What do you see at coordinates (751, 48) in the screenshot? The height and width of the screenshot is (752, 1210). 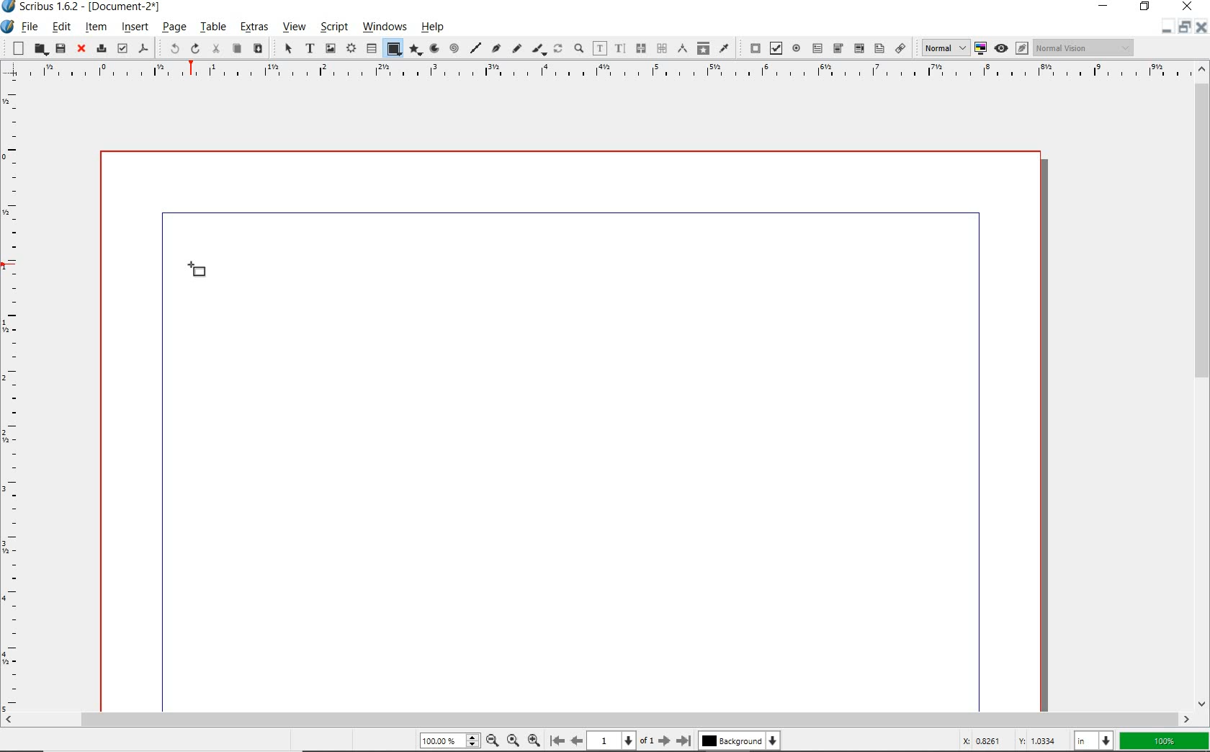 I see `pdf push button` at bounding box center [751, 48].